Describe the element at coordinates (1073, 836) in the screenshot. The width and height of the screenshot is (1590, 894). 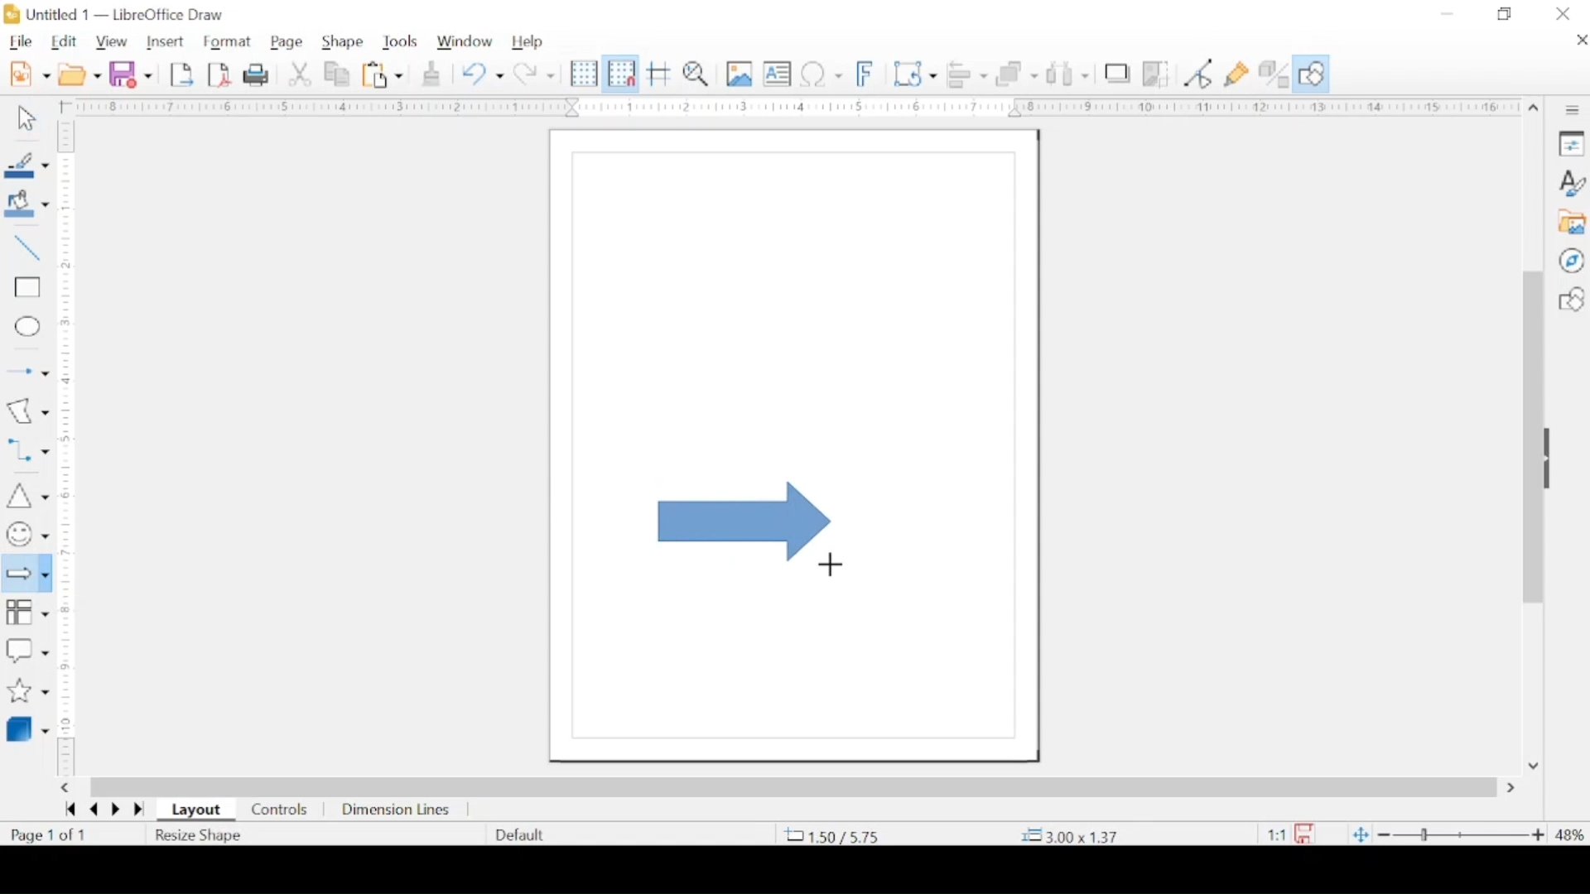
I see `coordinate` at that location.